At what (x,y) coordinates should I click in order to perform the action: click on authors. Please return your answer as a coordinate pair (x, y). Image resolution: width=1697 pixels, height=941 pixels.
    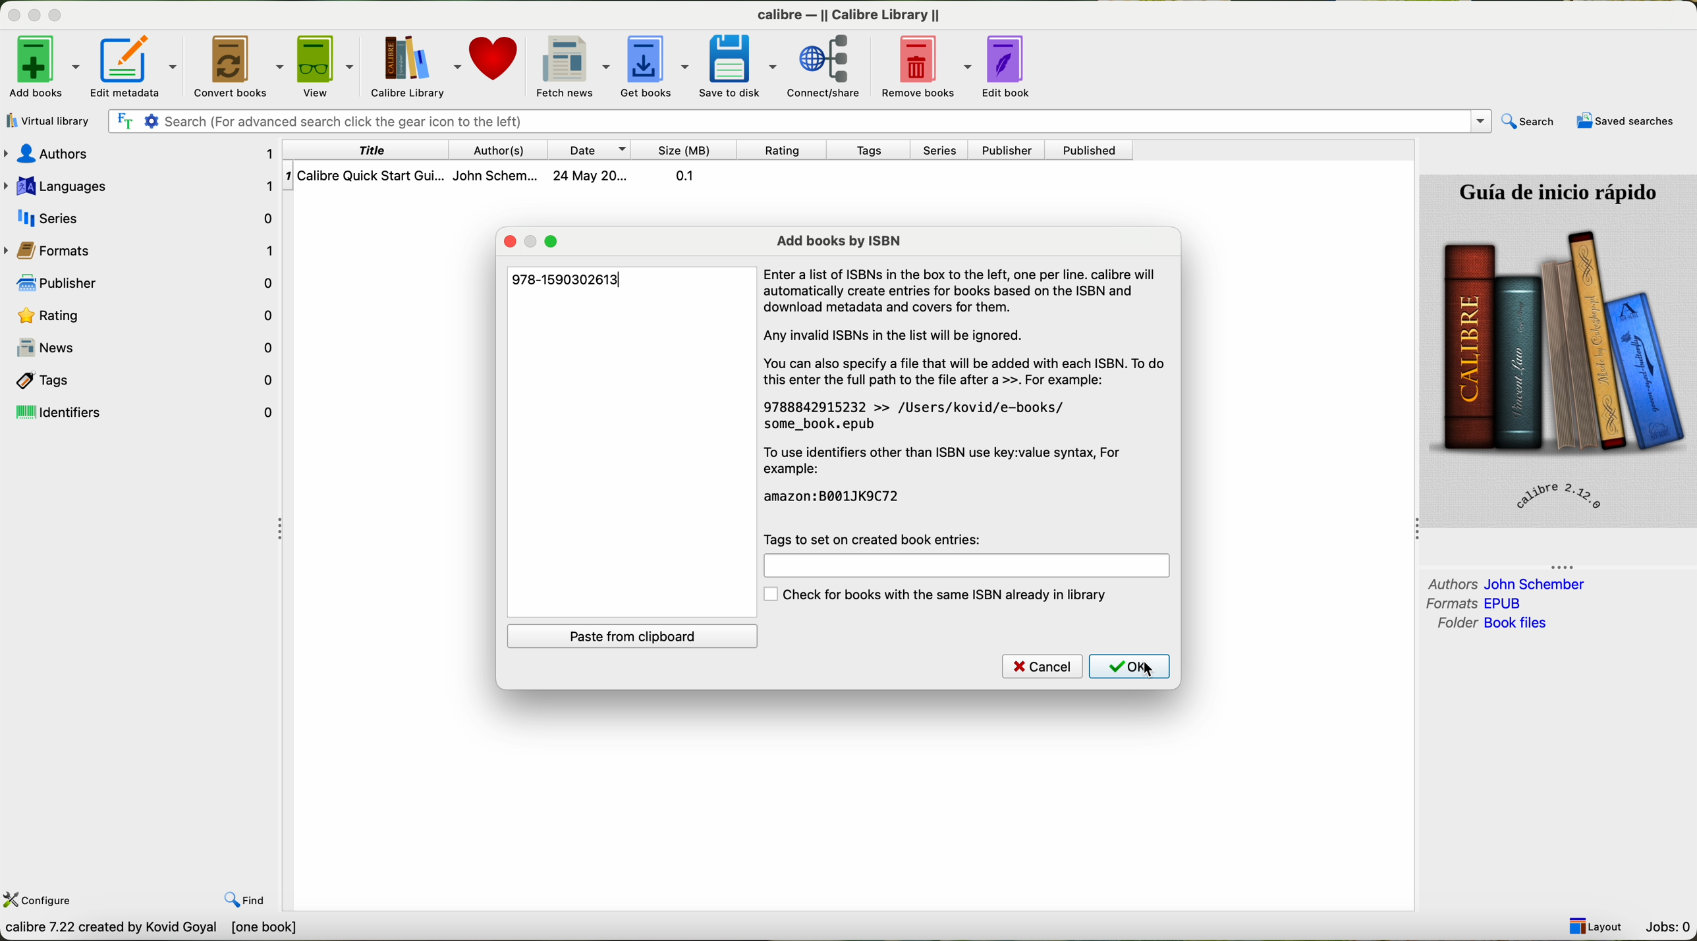
    Looking at the image, I should click on (1506, 583).